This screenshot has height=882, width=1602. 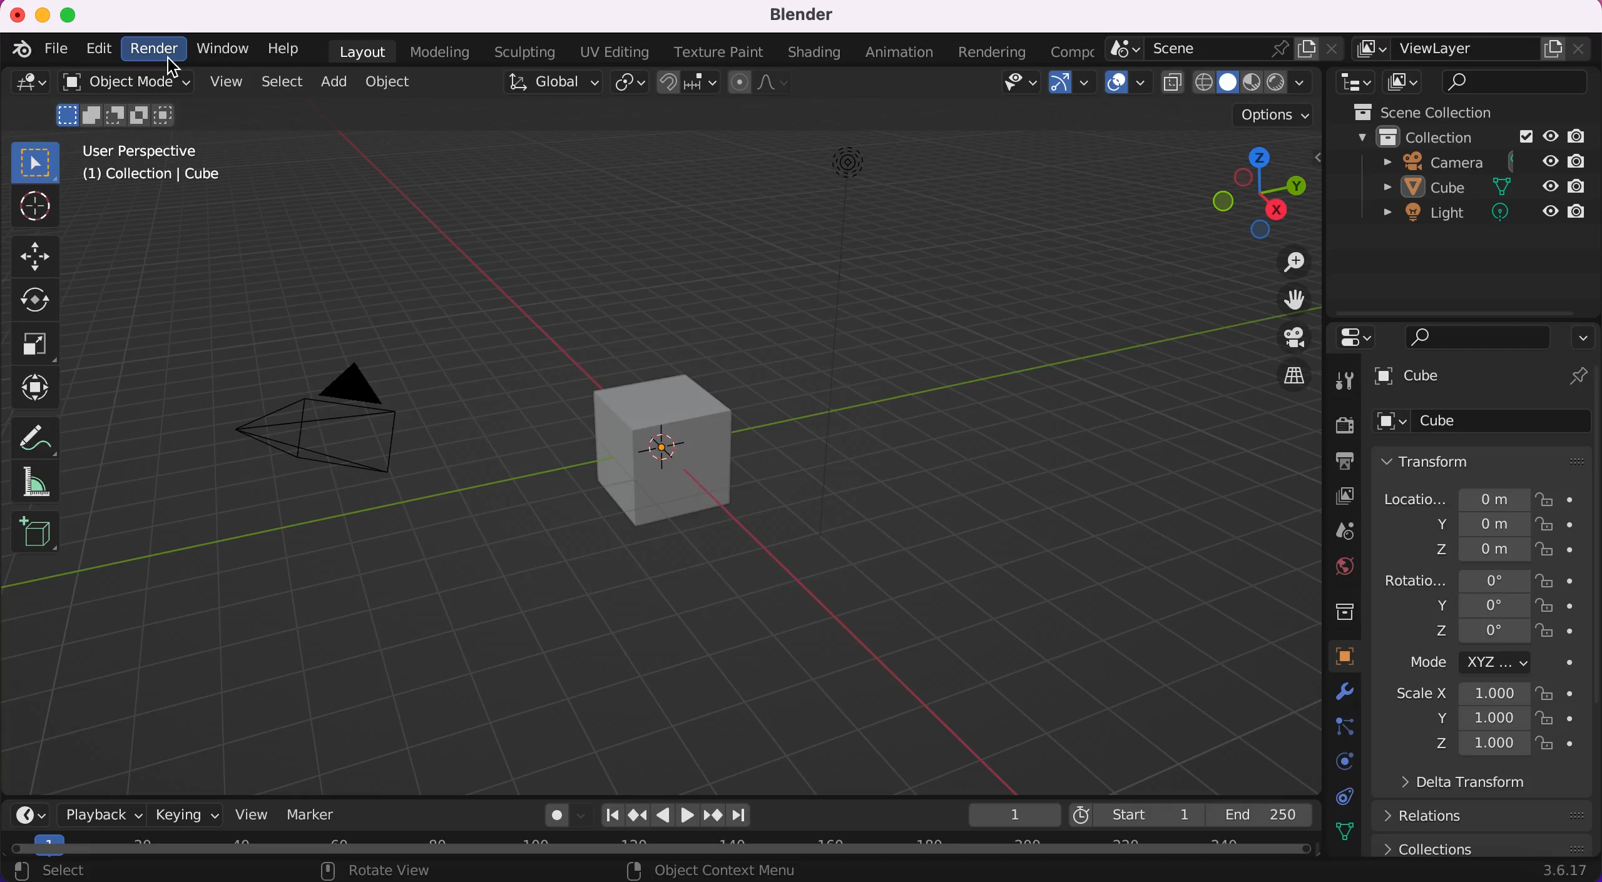 What do you see at coordinates (686, 84) in the screenshot?
I see `snapping` at bounding box center [686, 84].